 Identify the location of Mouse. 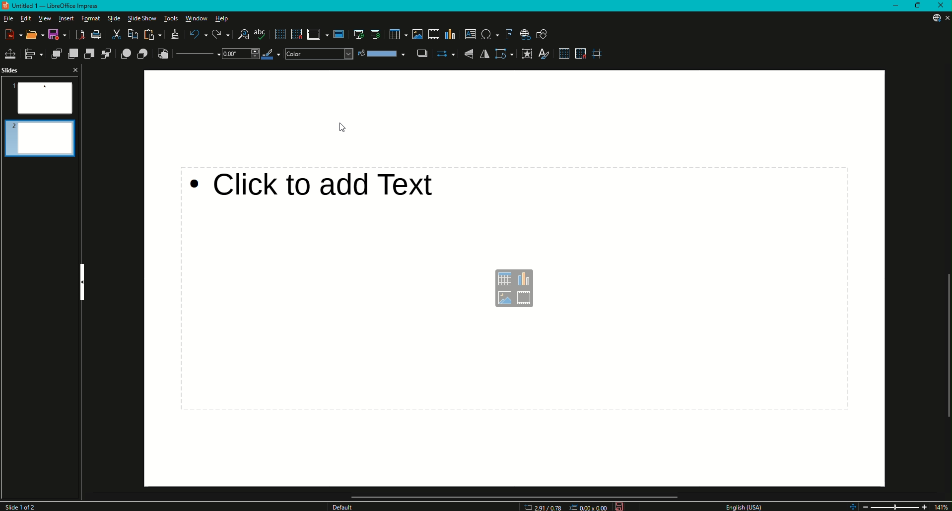
(342, 127).